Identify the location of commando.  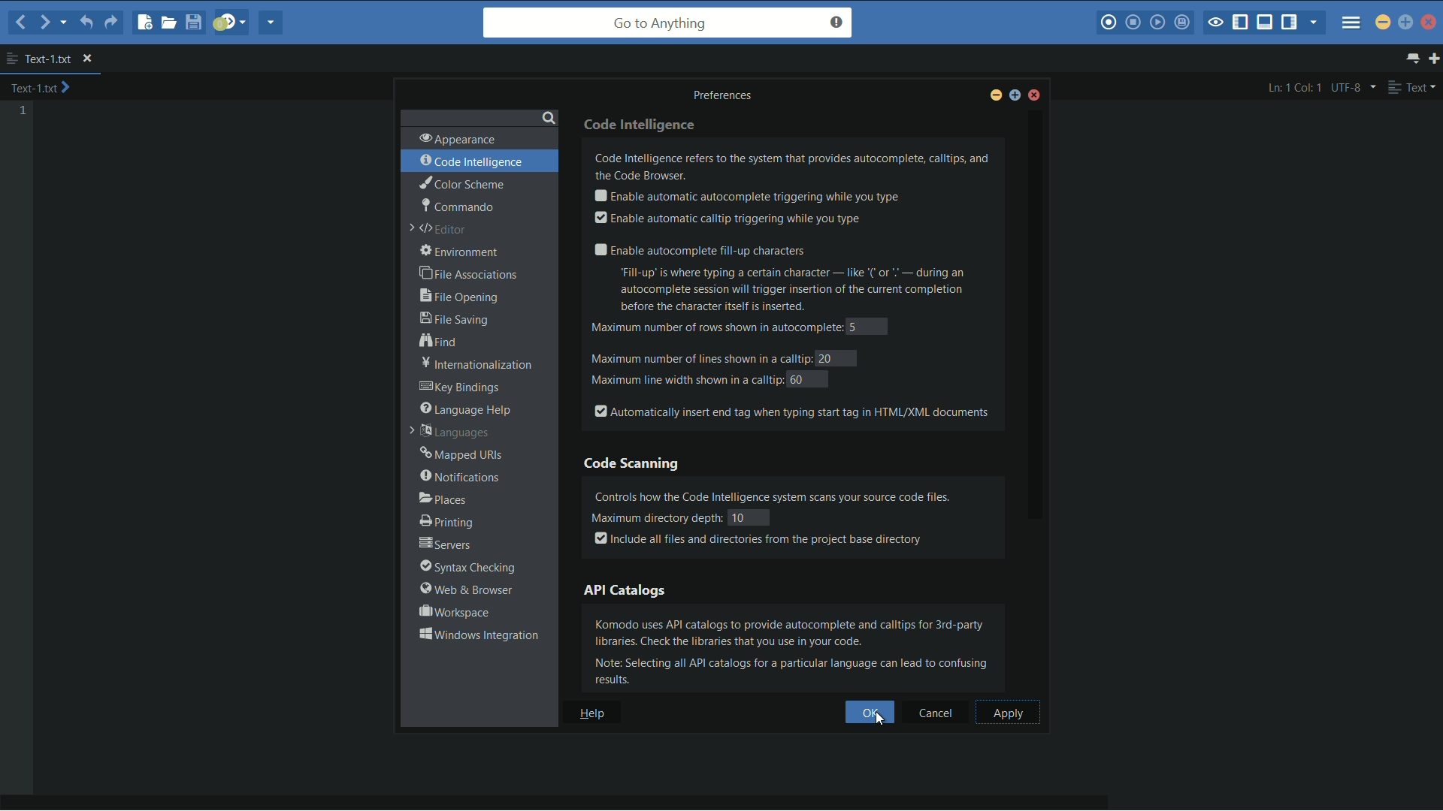
(457, 205).